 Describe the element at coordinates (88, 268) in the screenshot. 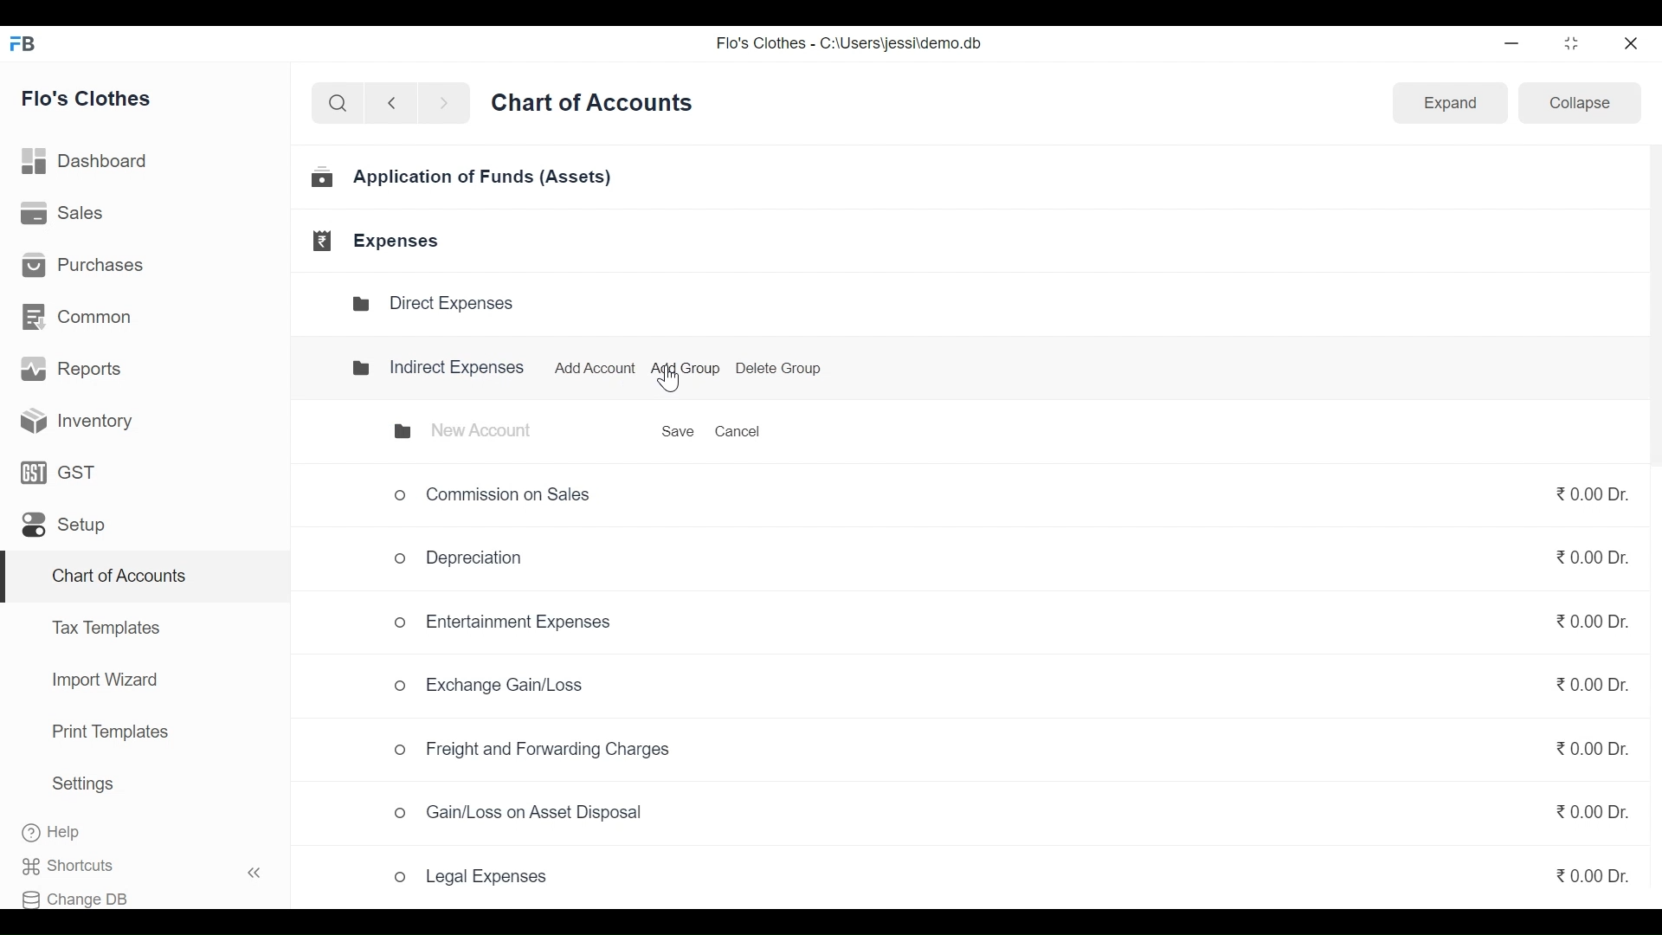

I see `Purchases` at that location.